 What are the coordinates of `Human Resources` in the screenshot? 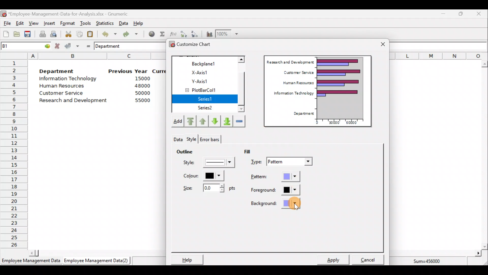 It's located at (64, 86).